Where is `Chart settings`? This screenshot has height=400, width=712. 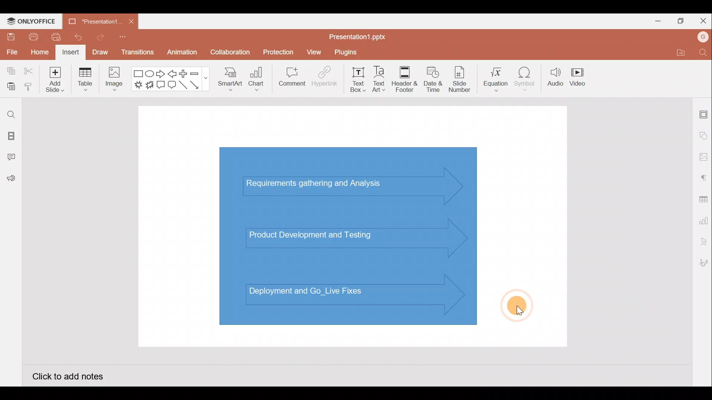 Chart settings is located at coordinates (702, 219).